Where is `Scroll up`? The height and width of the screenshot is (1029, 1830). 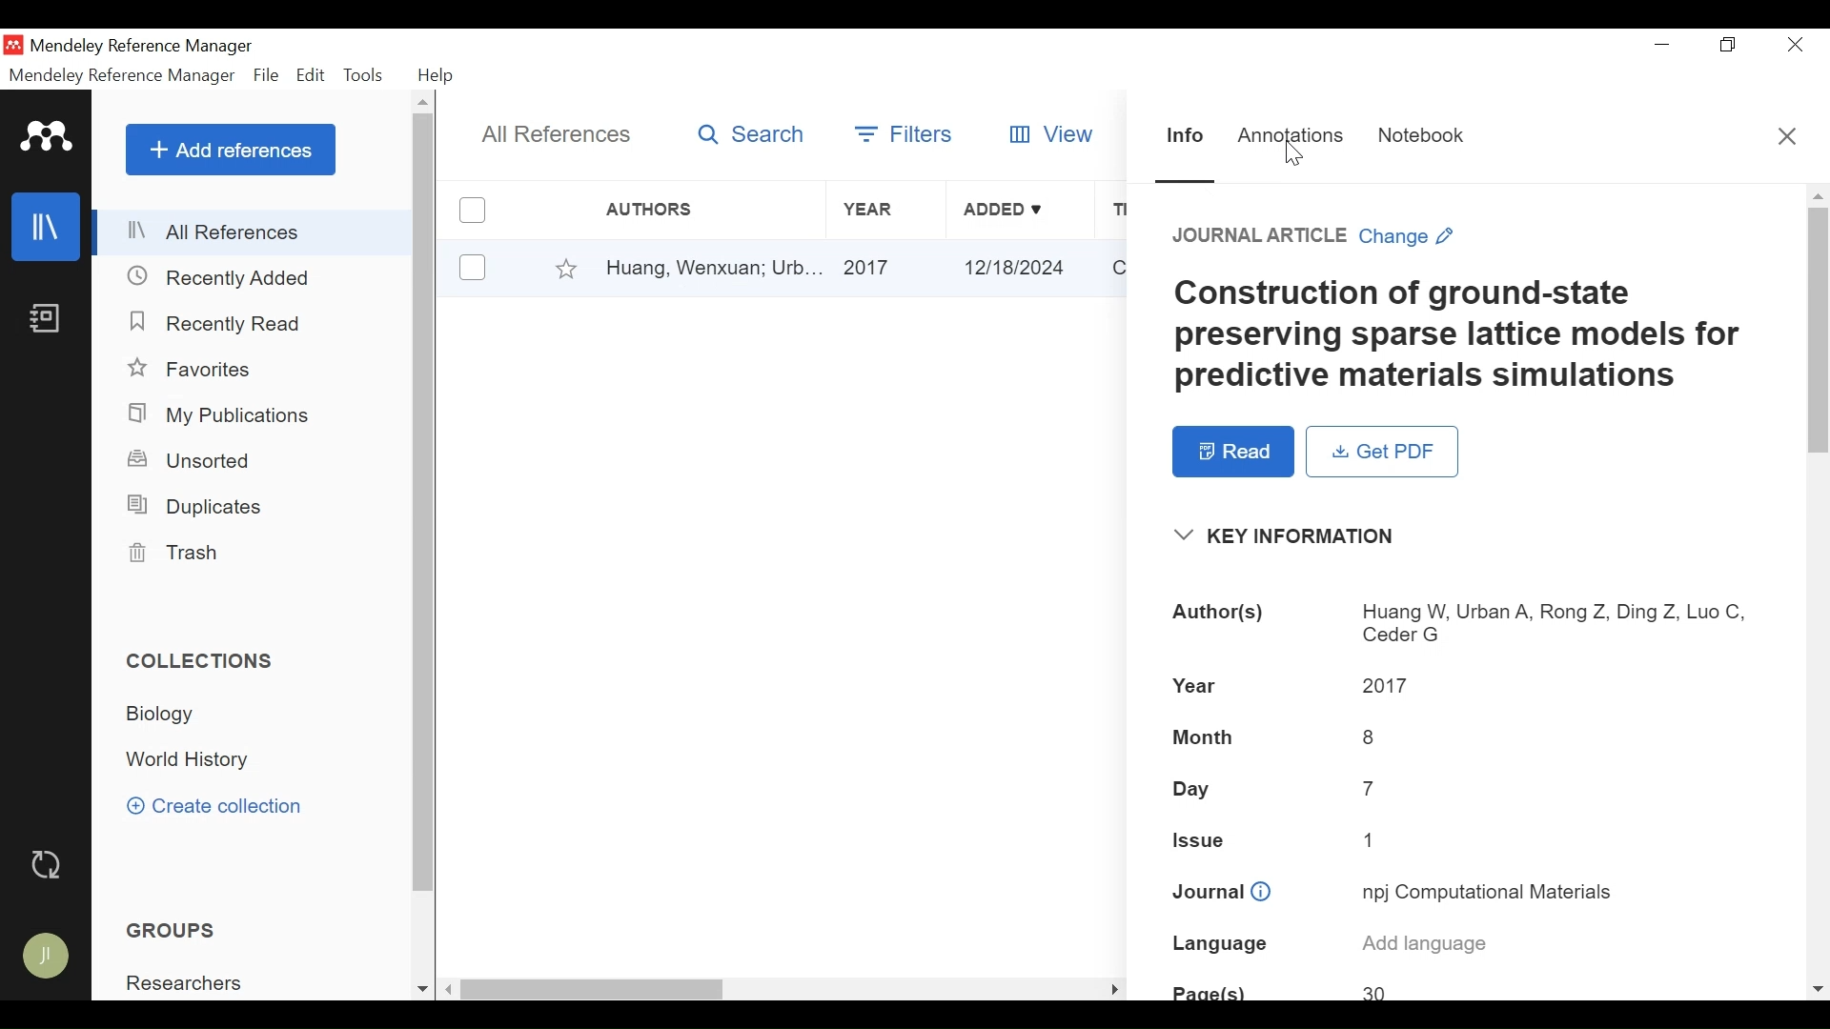 Scroll up is located at coordinates (1819, 194).